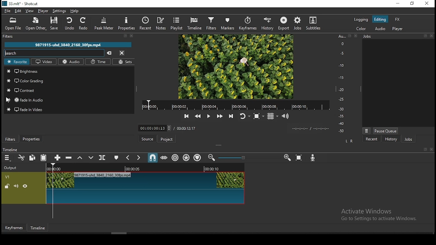 The width and height of the screenshot is (436, 245). Describe the element at coordinates (5, 4) in the screenshot. I see `logo` at that location.